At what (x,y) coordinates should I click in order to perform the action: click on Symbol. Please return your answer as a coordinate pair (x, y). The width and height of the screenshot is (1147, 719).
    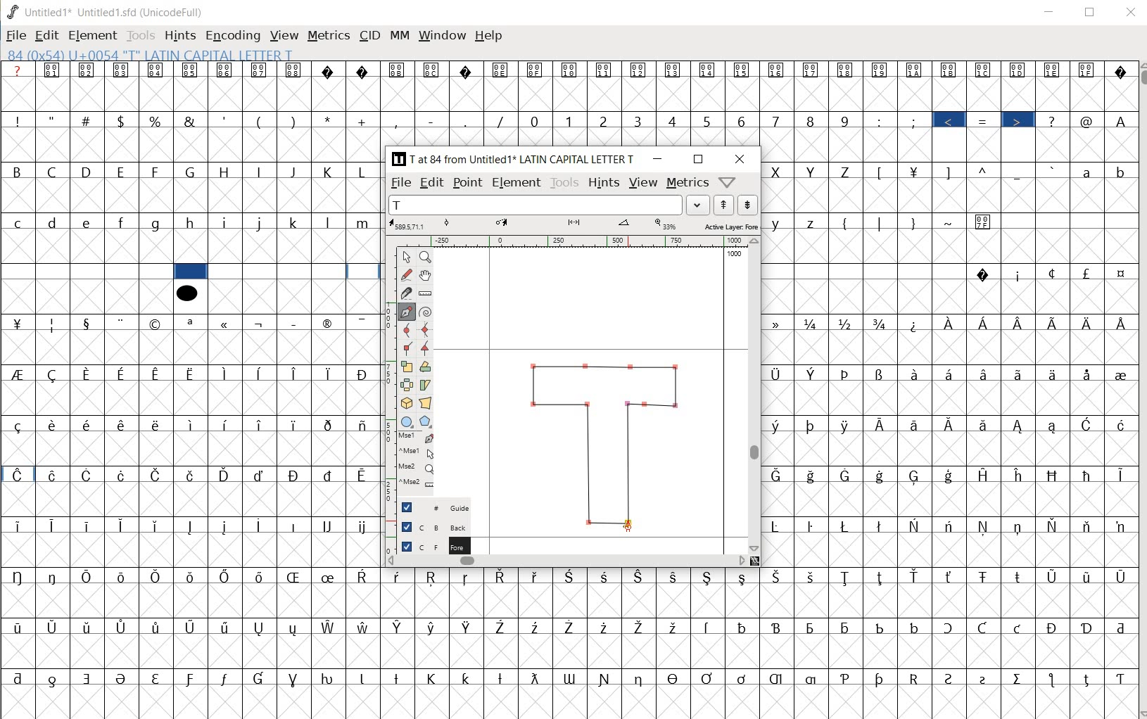
    Looking at the image, I should click on (984, 70).